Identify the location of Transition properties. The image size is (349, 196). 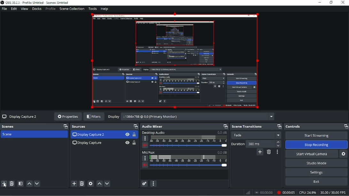
(277, 152).